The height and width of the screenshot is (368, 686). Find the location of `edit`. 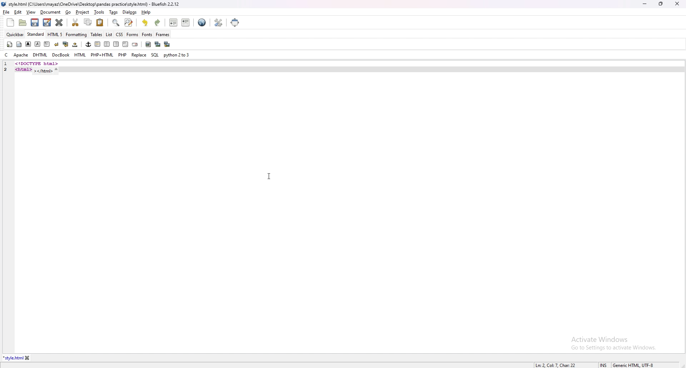

edit is located at coordinates (18, 12).